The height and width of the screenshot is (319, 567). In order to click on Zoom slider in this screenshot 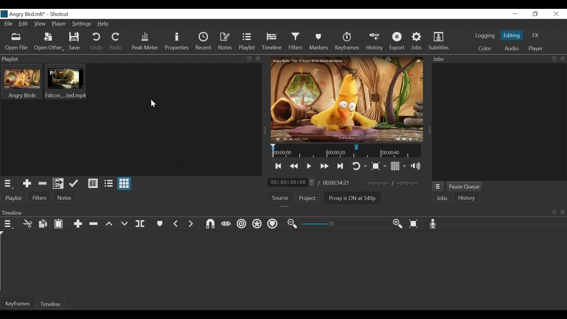, I will do `click(342, 224)`.